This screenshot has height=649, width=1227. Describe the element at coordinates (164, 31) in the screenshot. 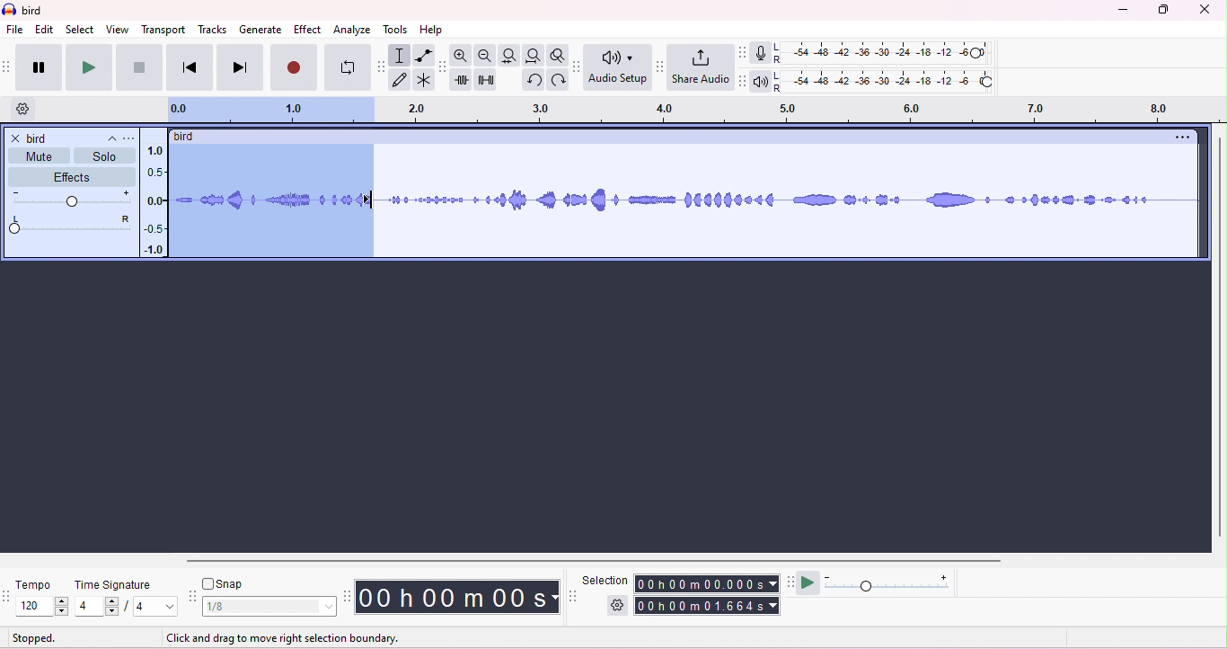

I see `transport` at that location.